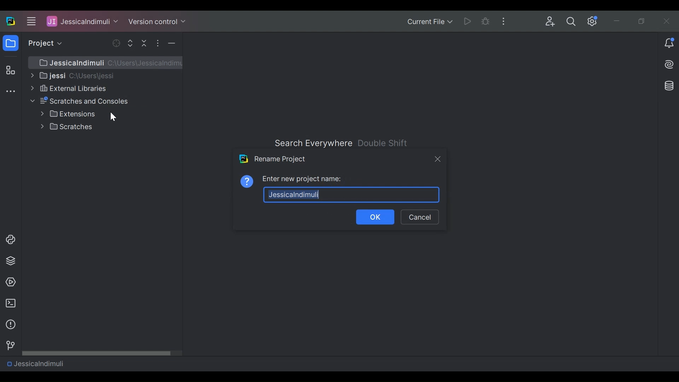 The image size is (679, 382). I want to click on PyCharm Desktop Icon, so click(11, 22).